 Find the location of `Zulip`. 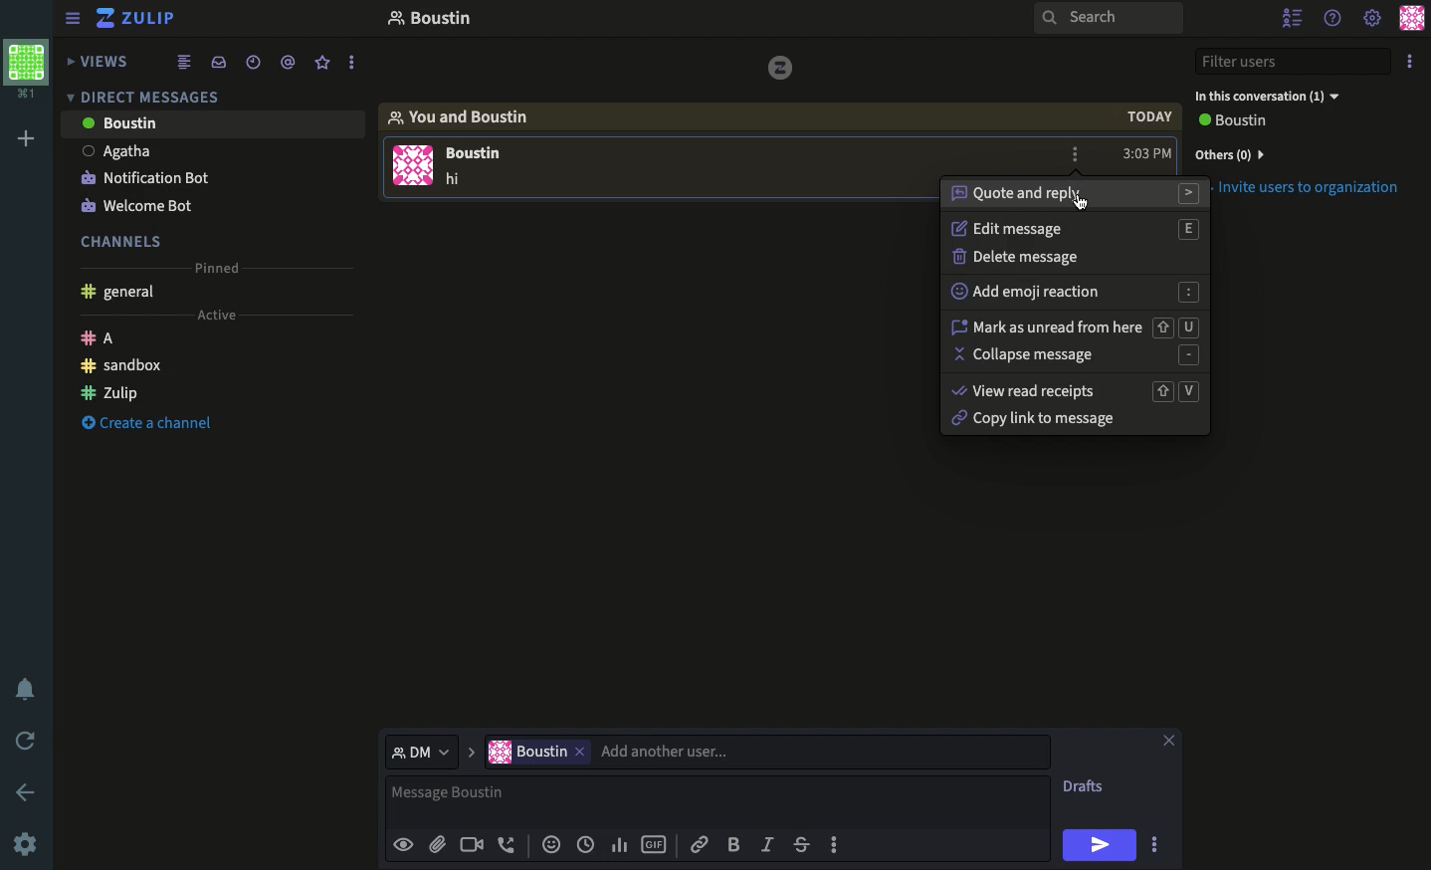

Zulip is located at coordinates (136, 18).